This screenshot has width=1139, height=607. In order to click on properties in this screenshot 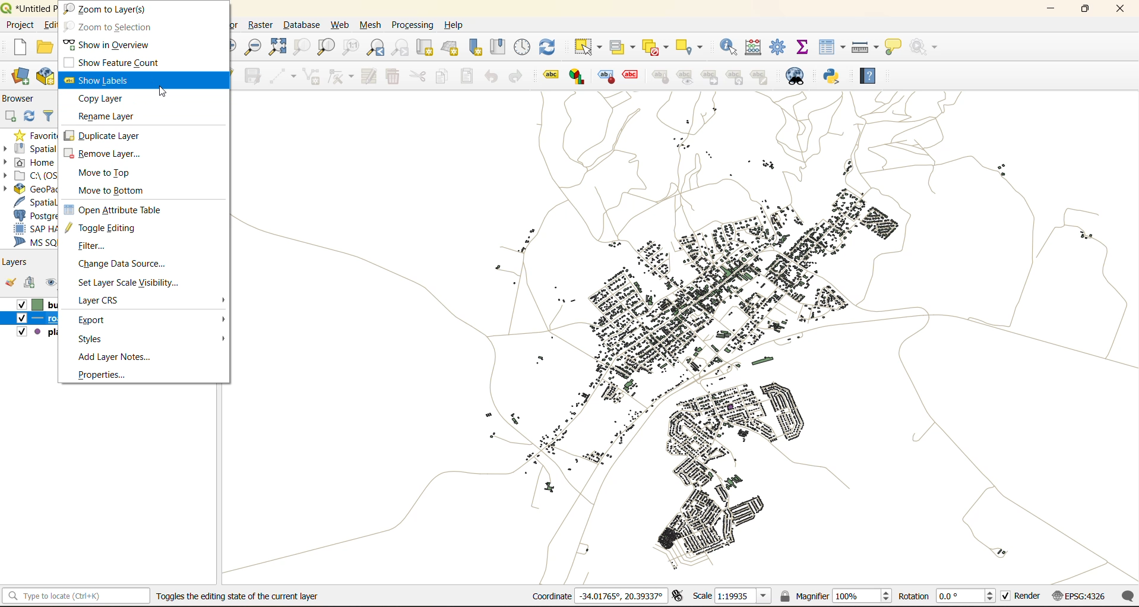, I will do `click(103, 375)`.